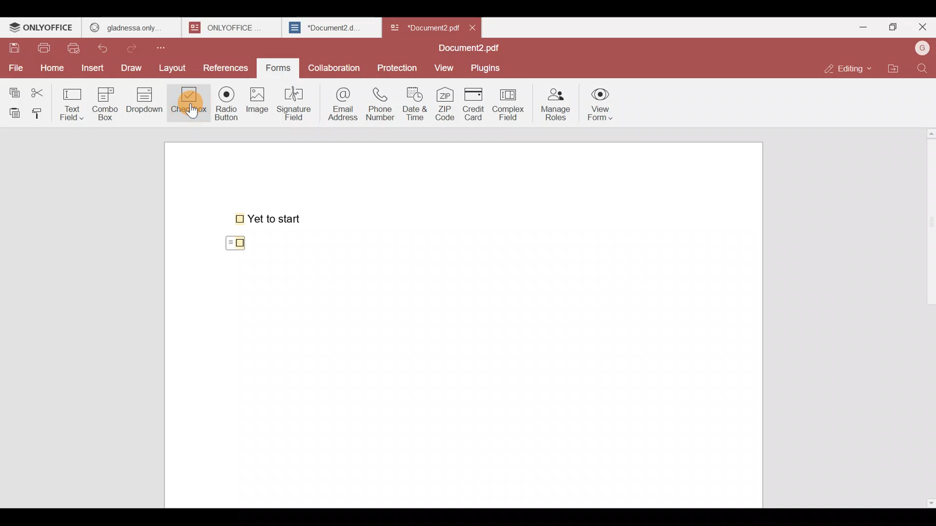  I want to click on Home, so click(50, 68).